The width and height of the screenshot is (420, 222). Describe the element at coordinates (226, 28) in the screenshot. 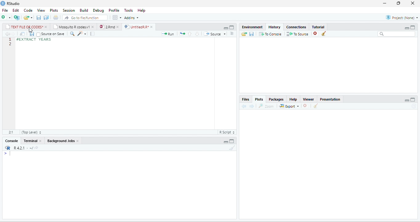

I see `minimize` at that location.